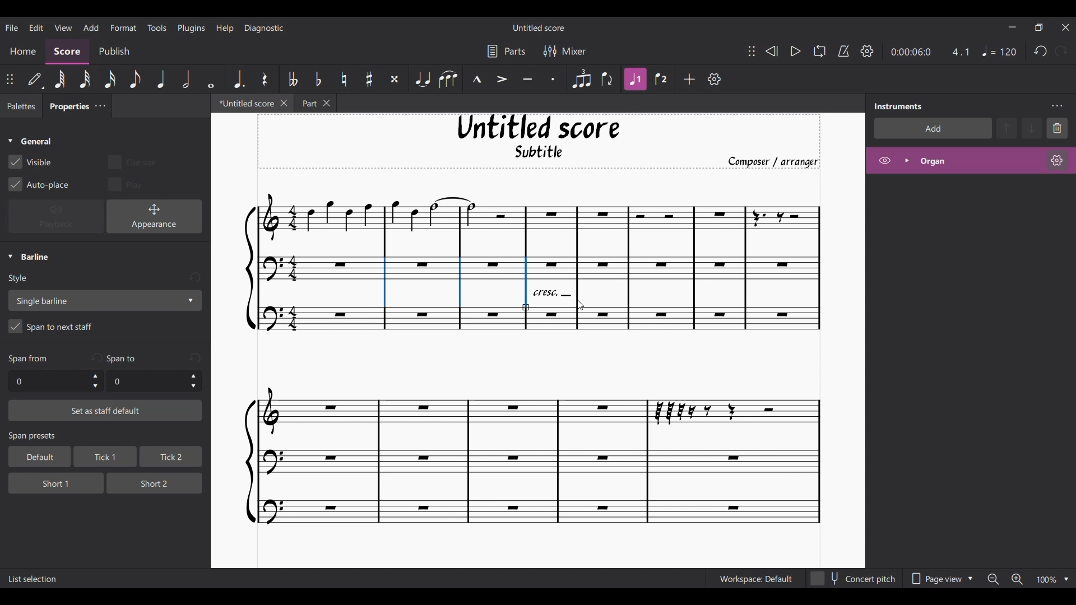 This screenshot has width=1076, height=605. I want to click on Slur, so click(448, 79).